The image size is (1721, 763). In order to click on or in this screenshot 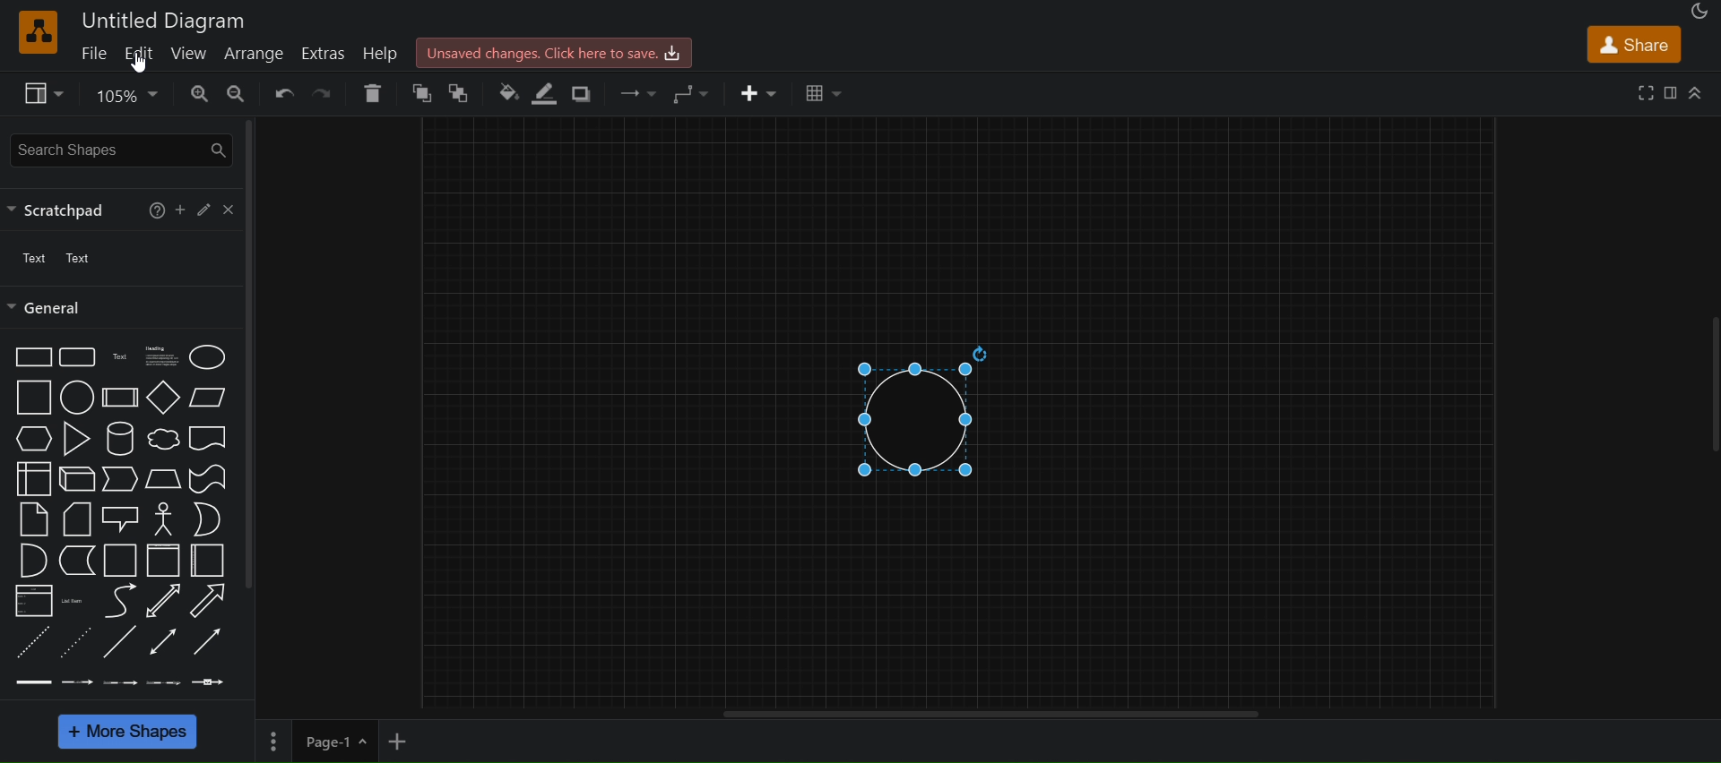, I will do `click(207, 519)`.